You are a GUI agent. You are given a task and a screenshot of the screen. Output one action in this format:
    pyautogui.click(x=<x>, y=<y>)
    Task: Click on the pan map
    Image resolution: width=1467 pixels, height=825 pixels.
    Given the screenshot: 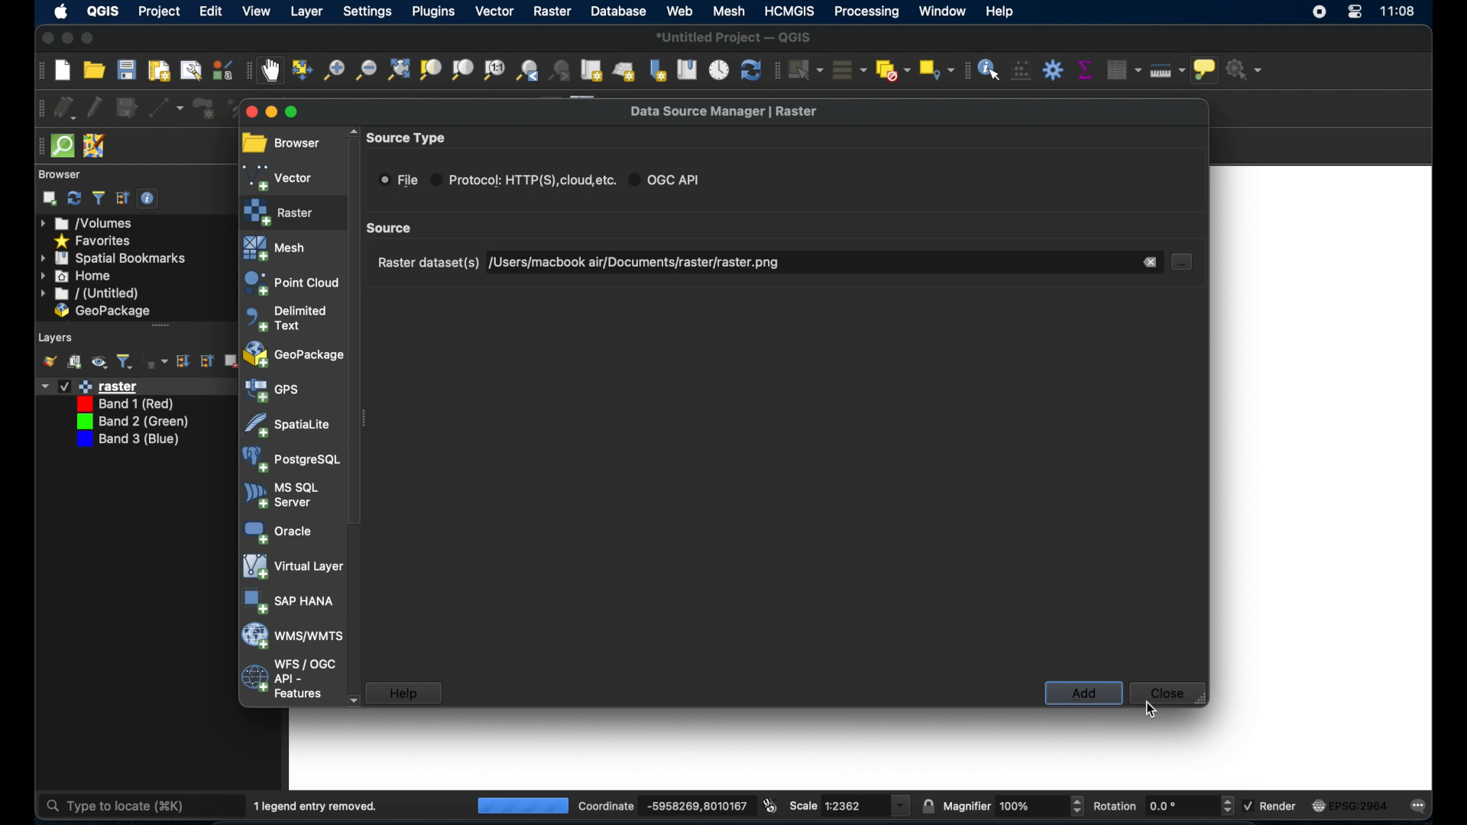 What is the action you would take?
    pyautogui.click(x=274, y=71)
    